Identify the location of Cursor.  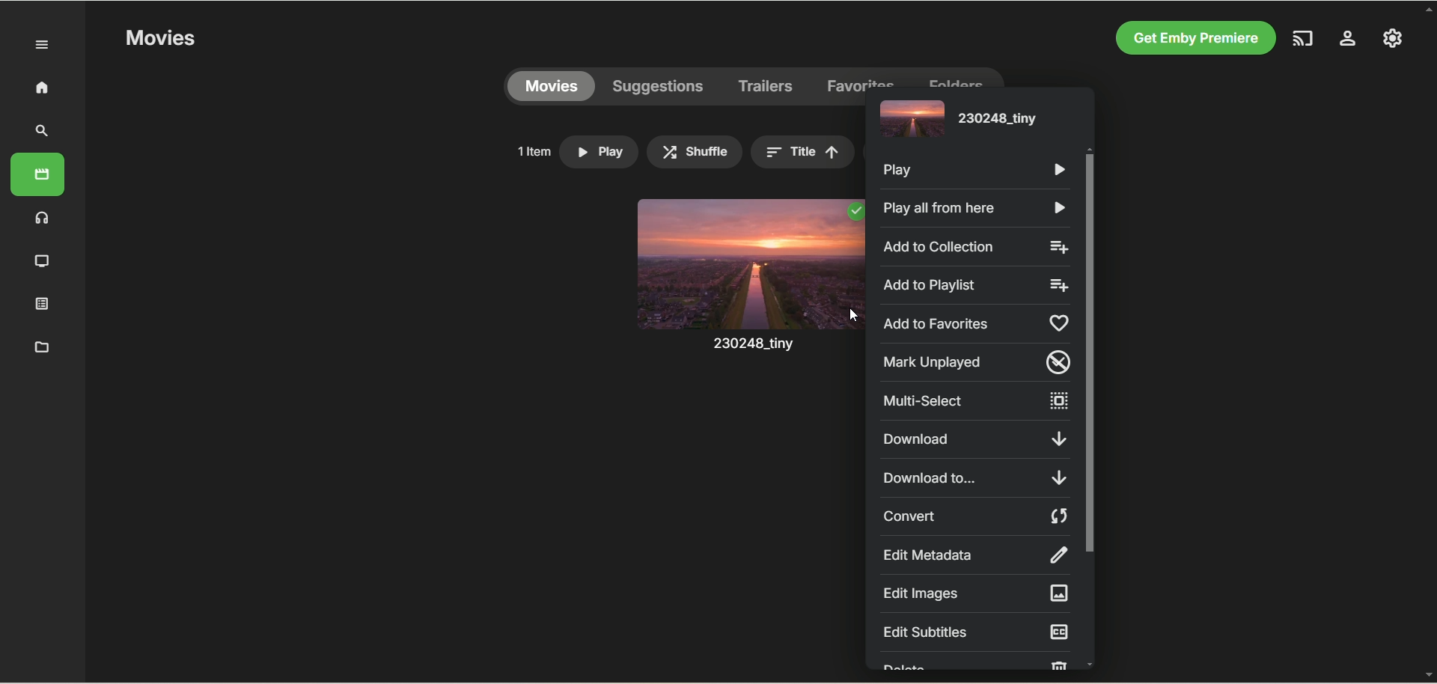
(852, 315).